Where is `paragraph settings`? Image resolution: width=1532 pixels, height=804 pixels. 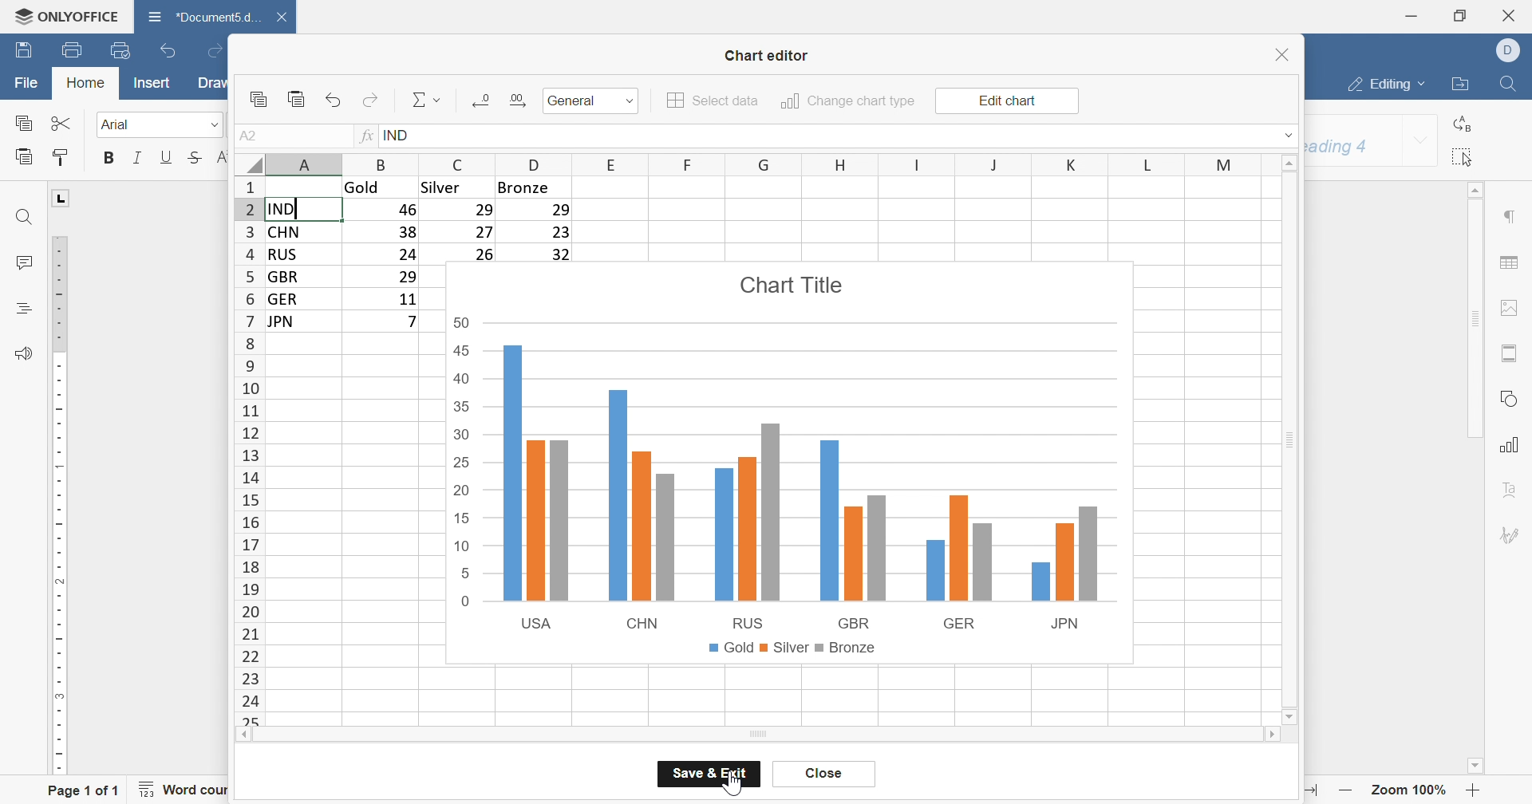
paragraph settings is located at coordinates (1509, 216).